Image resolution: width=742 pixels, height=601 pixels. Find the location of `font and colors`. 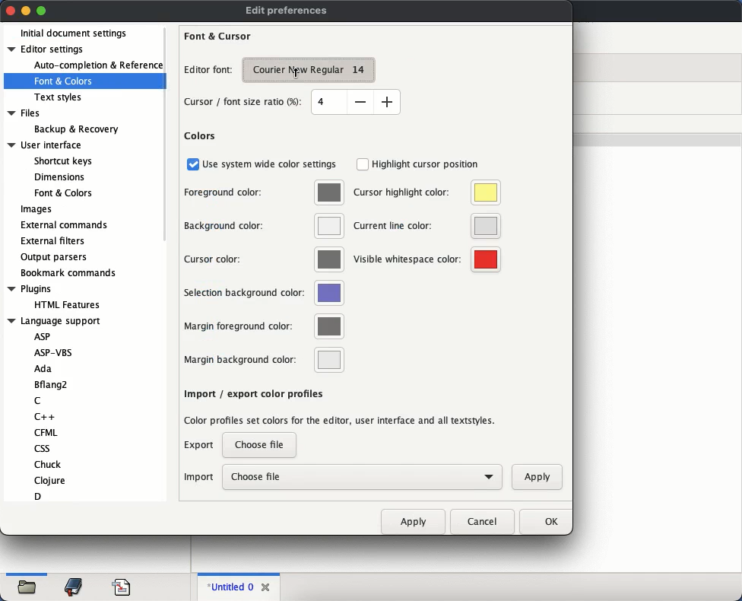

font and colors is located at coordinates (65, 81).